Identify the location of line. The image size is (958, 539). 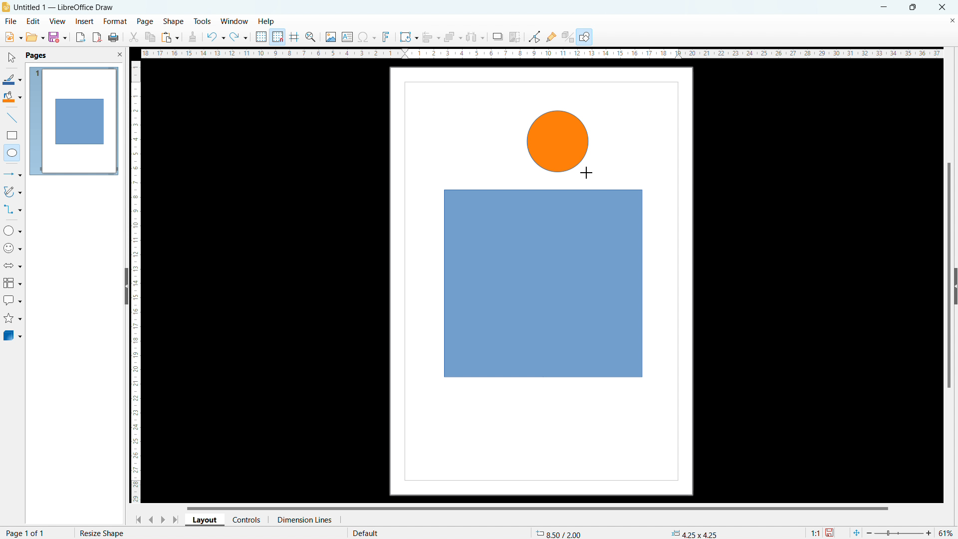
(12, 118).